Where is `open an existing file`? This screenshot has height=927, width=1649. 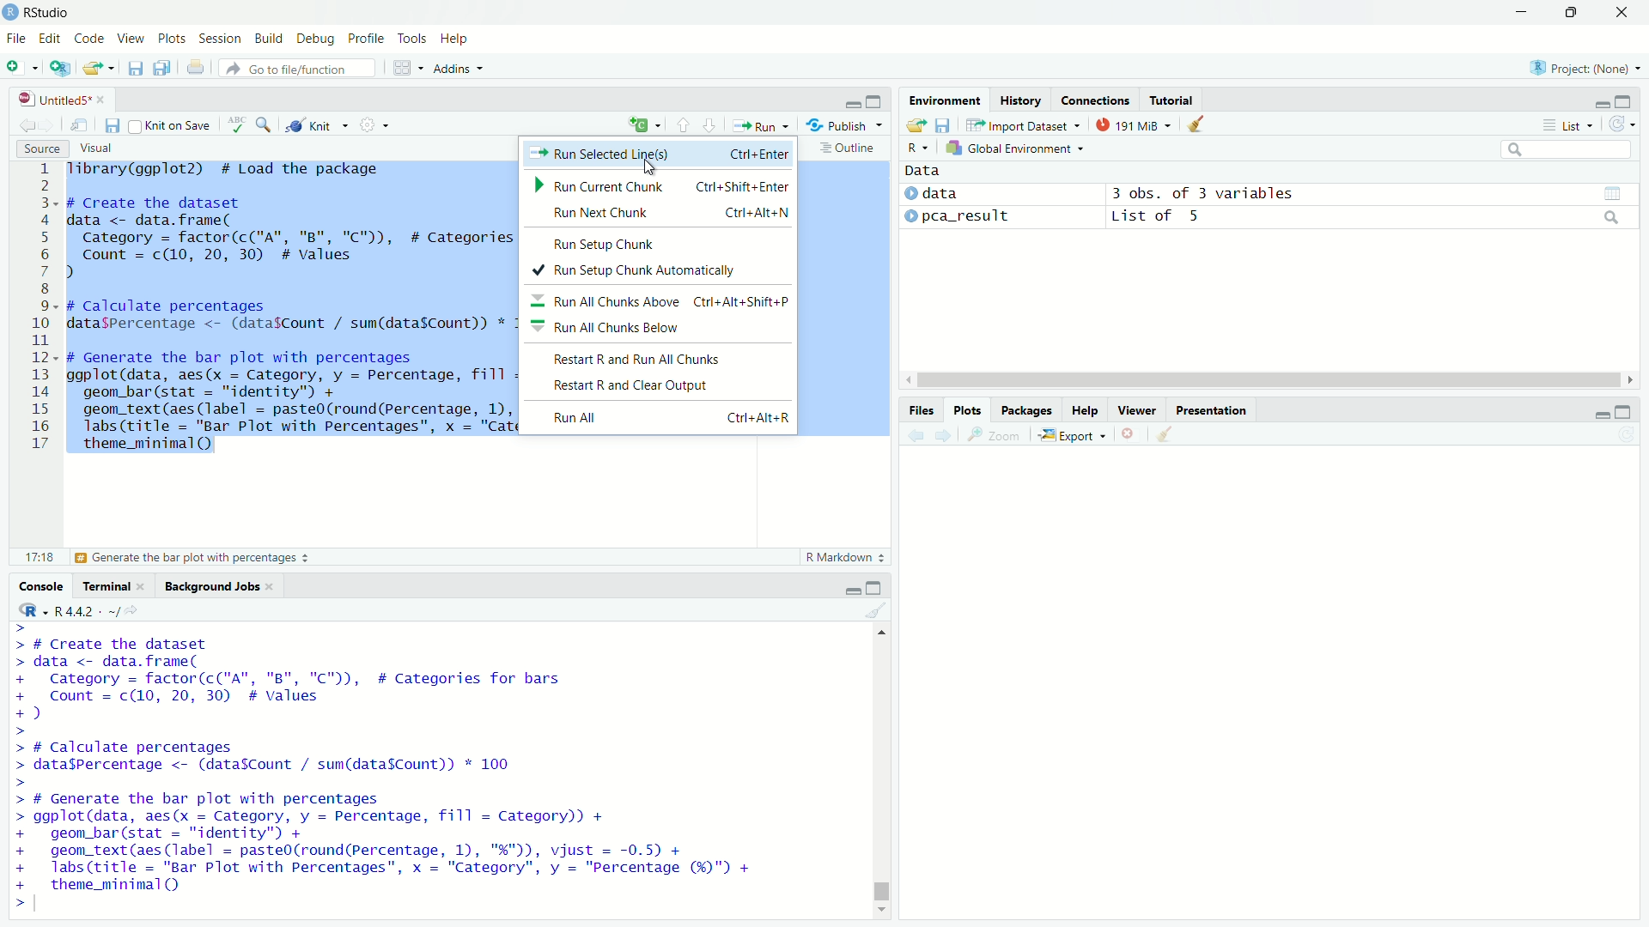
open an existing file is located at coordinates (98, 68).